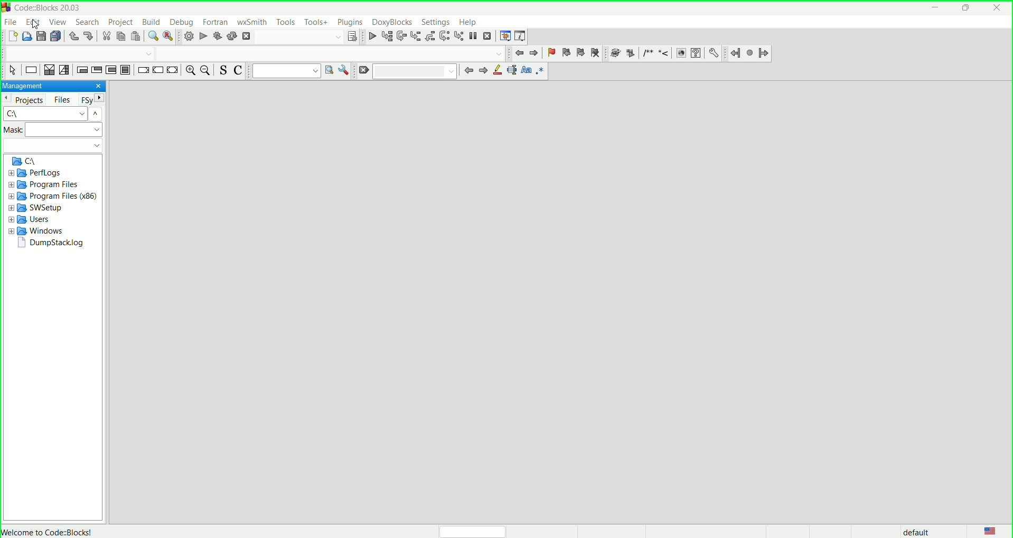  What do you see at coordinates (714, 53) in the screenshot?
I see `Preferences` at bounding box center [714, 53].